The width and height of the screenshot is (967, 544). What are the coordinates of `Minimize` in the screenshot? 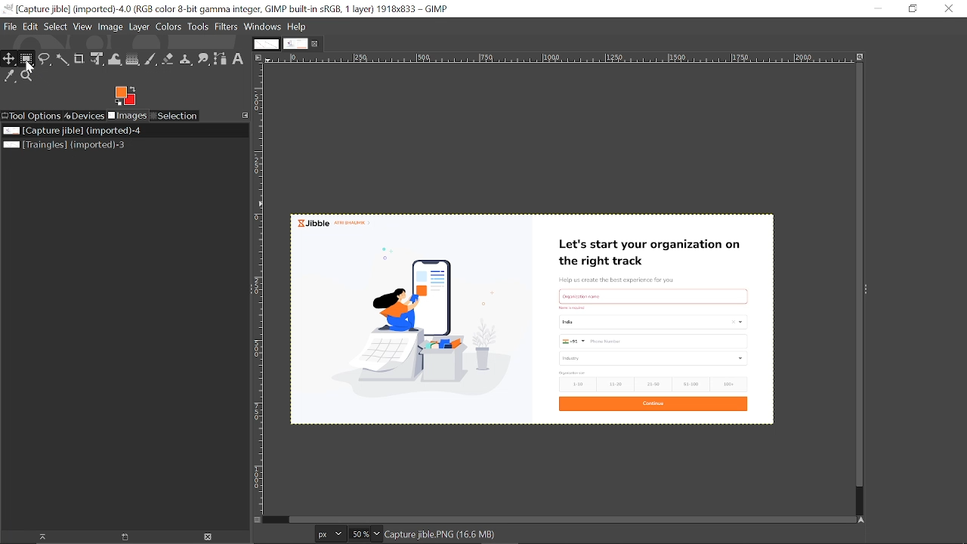 It's located at (879, 9).